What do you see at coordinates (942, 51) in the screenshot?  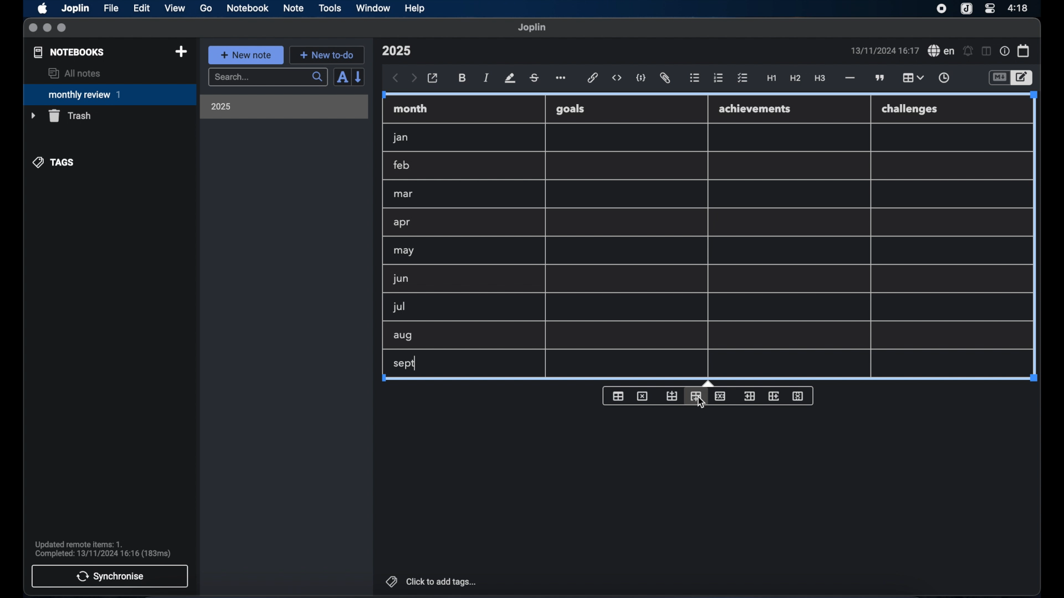 I see `spel check` at bounding box center [942, 51].